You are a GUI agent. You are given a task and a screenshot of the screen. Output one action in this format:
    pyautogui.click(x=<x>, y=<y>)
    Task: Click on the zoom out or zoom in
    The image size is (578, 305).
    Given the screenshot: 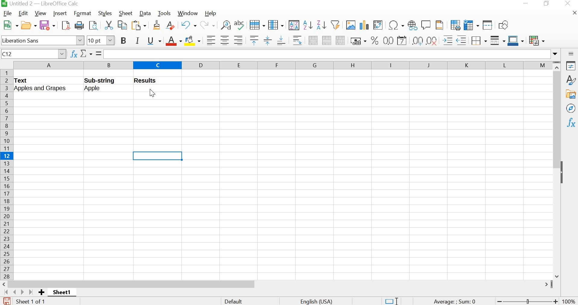 What is the action you would take?
    pyautogui.click(x=527, y=301)
    